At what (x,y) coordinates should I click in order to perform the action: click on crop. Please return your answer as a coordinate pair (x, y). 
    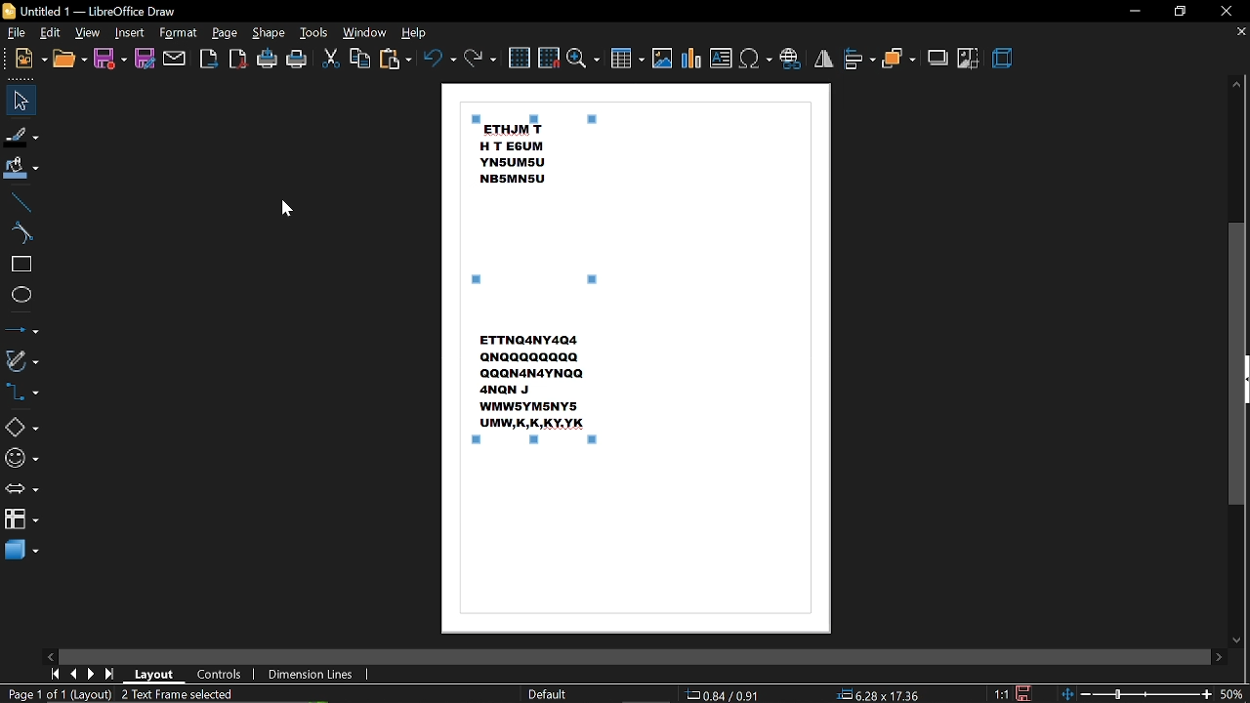
    Looking at the image, I should click on (969, 59).